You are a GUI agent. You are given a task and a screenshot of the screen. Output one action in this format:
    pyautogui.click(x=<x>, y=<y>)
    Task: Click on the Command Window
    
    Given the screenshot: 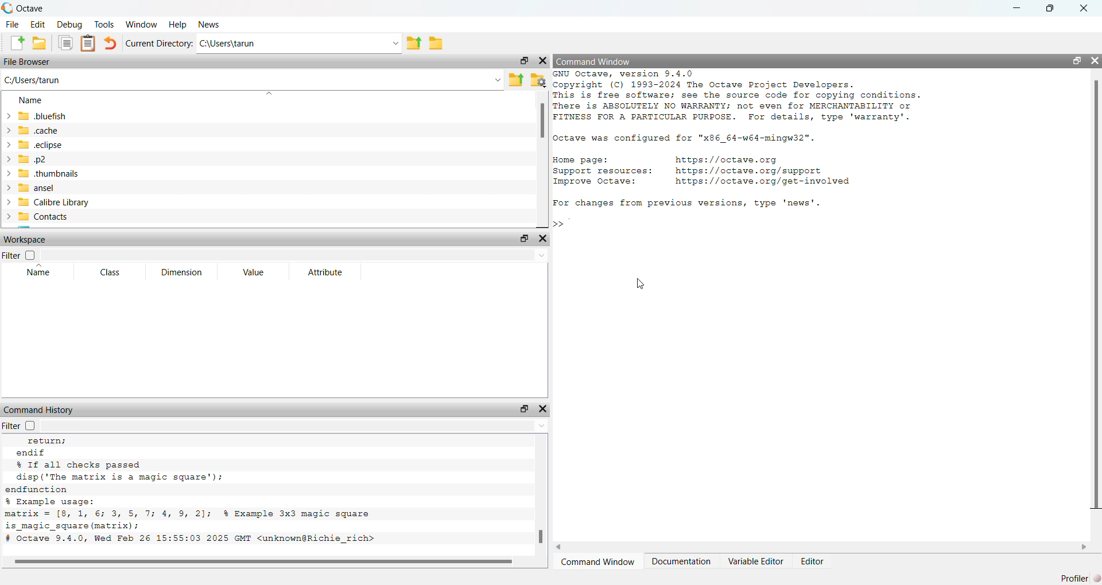 What is the action you would take?
    pyautogui.click(x=593, y=62)
    